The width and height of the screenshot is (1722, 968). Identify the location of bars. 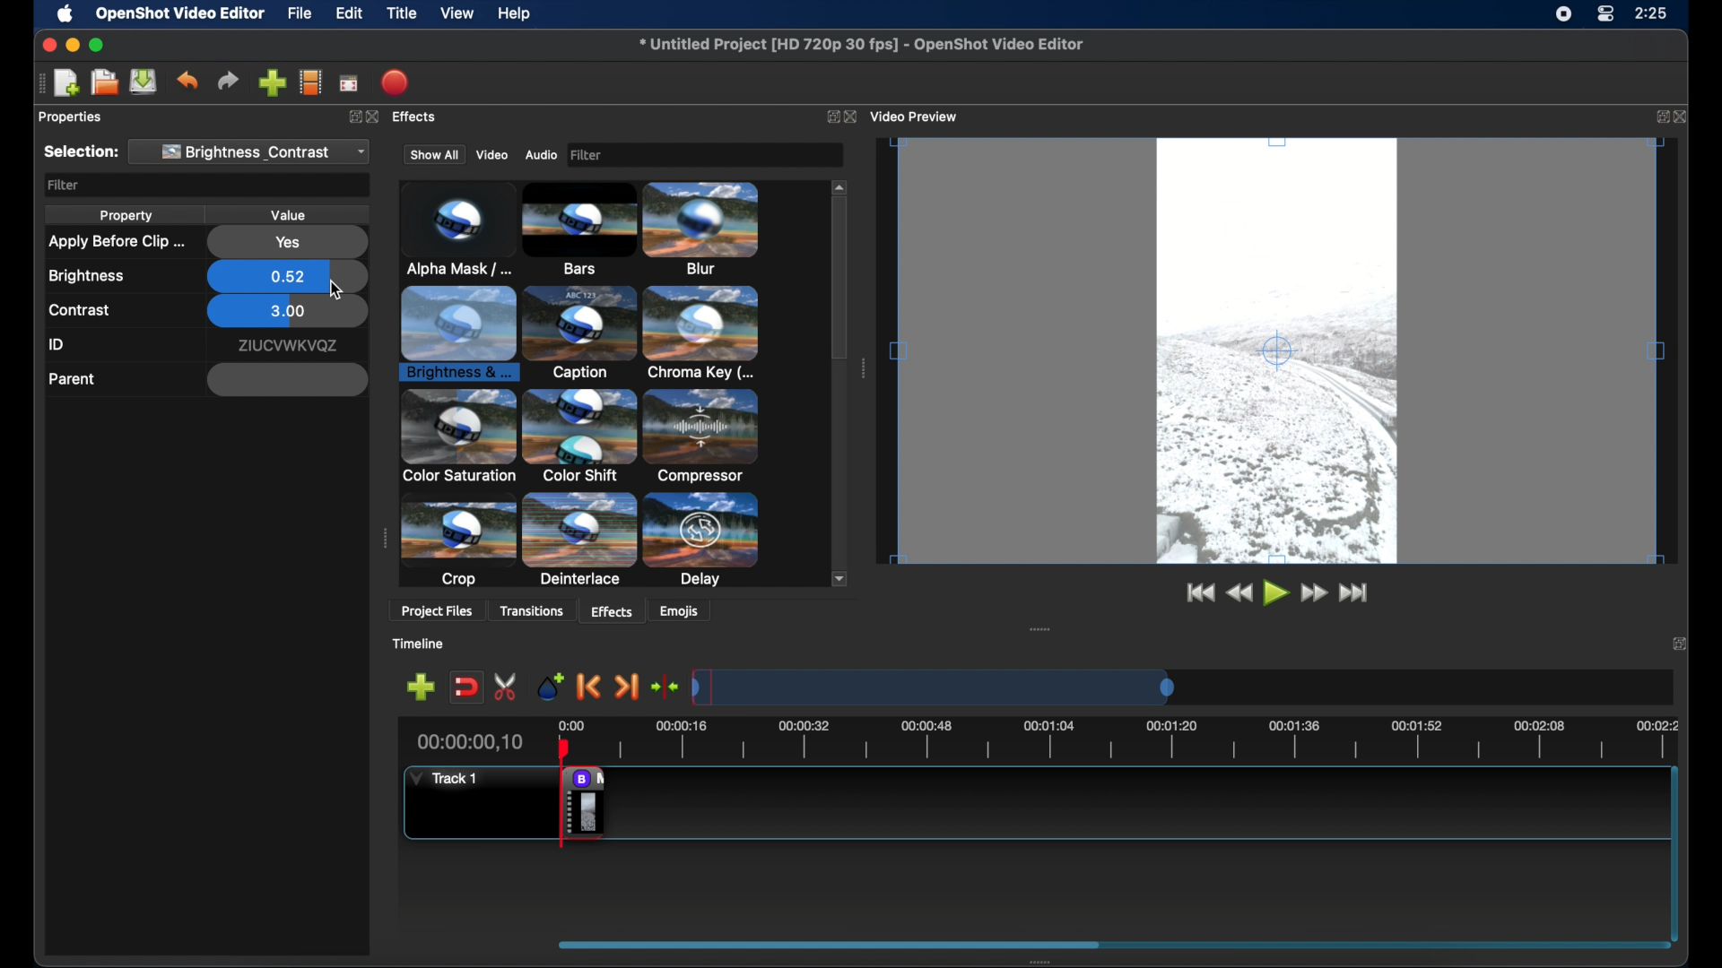
(448, 230).